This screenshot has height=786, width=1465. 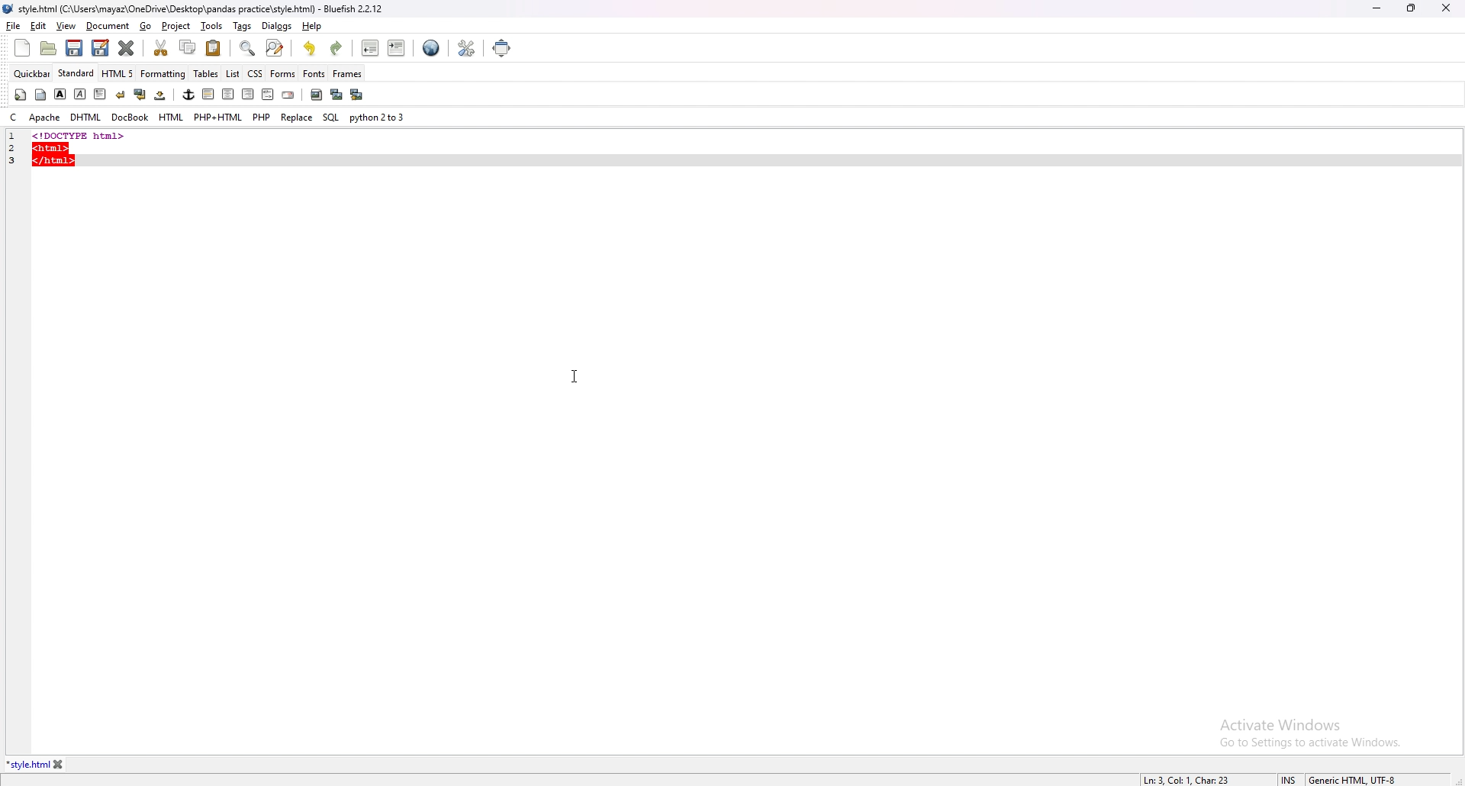 What do you see at coordinates (1352, 778) in the screenshot?
I see `encoding` at bounding box center [1352, 778].